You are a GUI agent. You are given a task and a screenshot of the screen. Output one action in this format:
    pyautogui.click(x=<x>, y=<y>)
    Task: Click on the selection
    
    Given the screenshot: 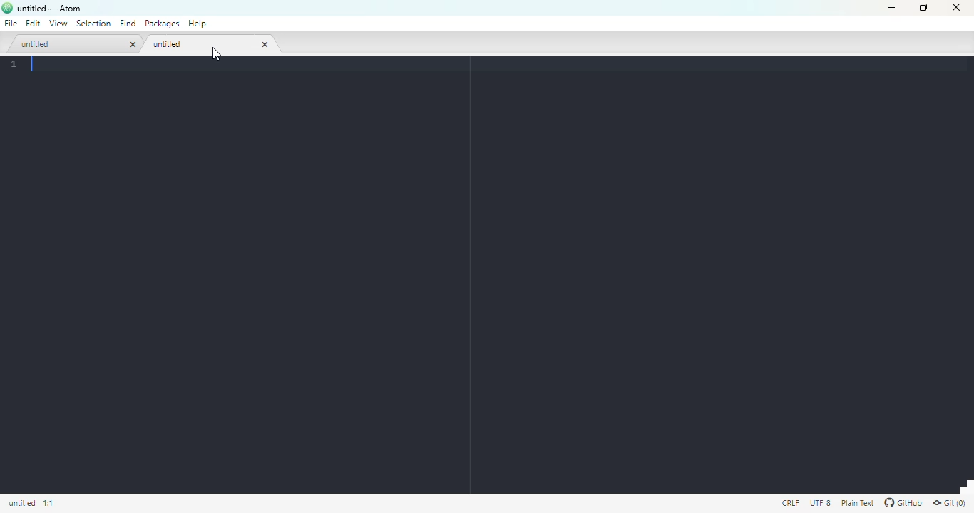 What is the action you would take?
    pyautogui.click(x=95, y=24)
    